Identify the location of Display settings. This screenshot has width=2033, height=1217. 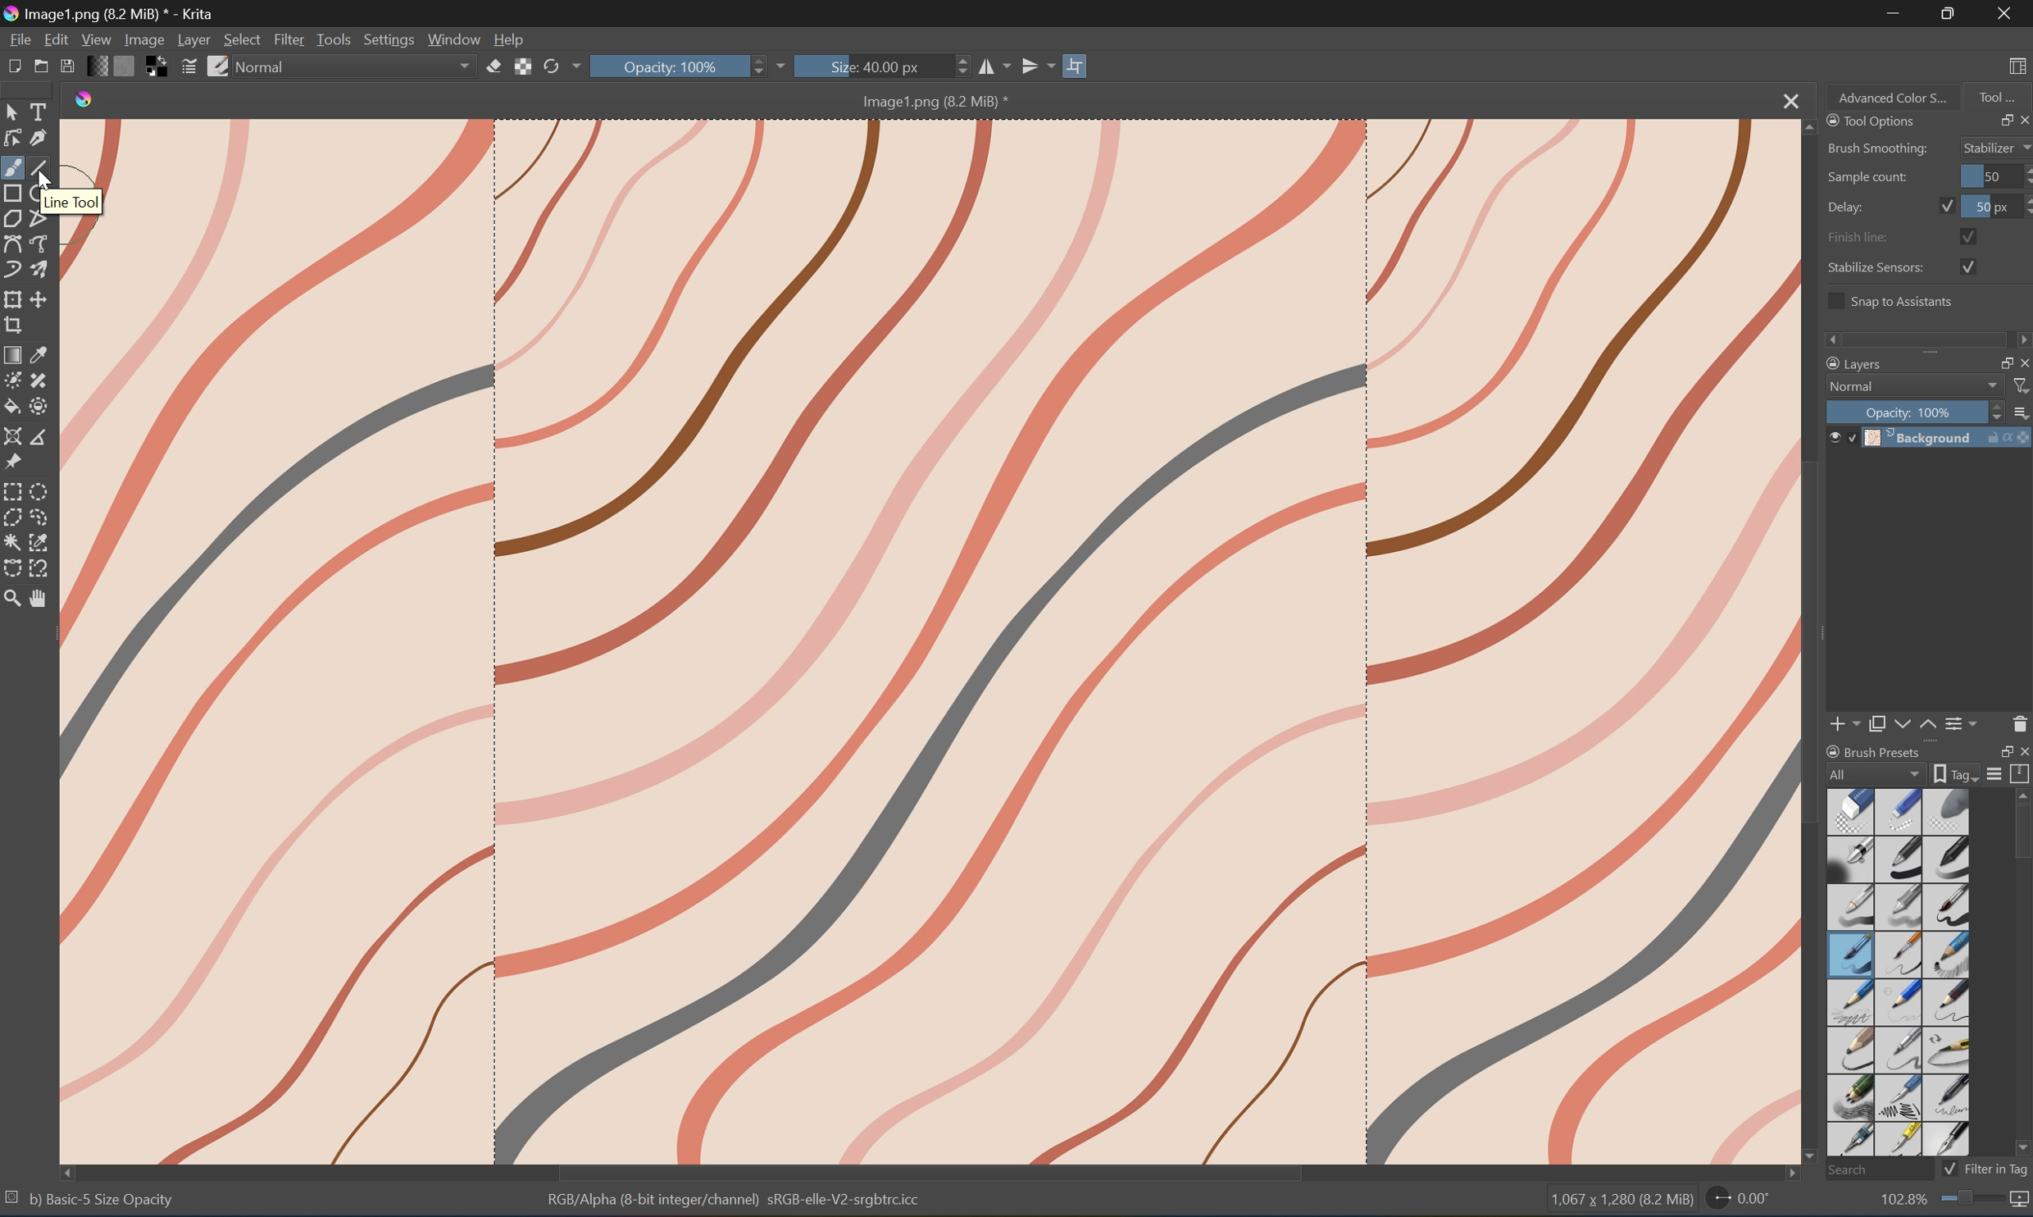
(1996, 776).